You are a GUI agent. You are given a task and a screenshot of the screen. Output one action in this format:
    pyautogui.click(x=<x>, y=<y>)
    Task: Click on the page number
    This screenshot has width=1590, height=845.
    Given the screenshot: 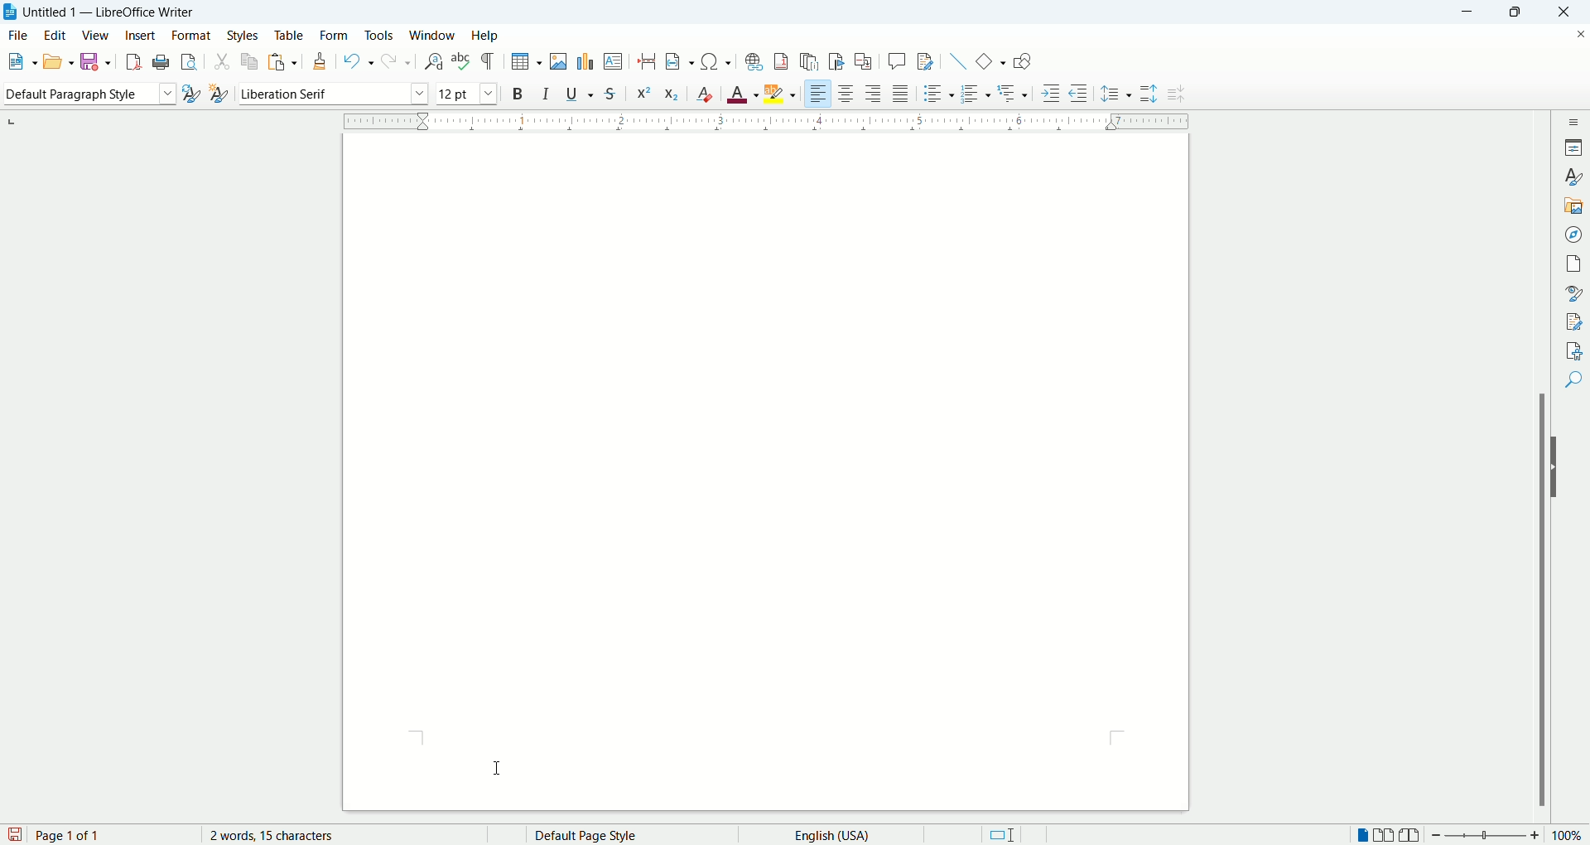 What is the action you would take?
    pyautogui.click(x=112, y=835)
    